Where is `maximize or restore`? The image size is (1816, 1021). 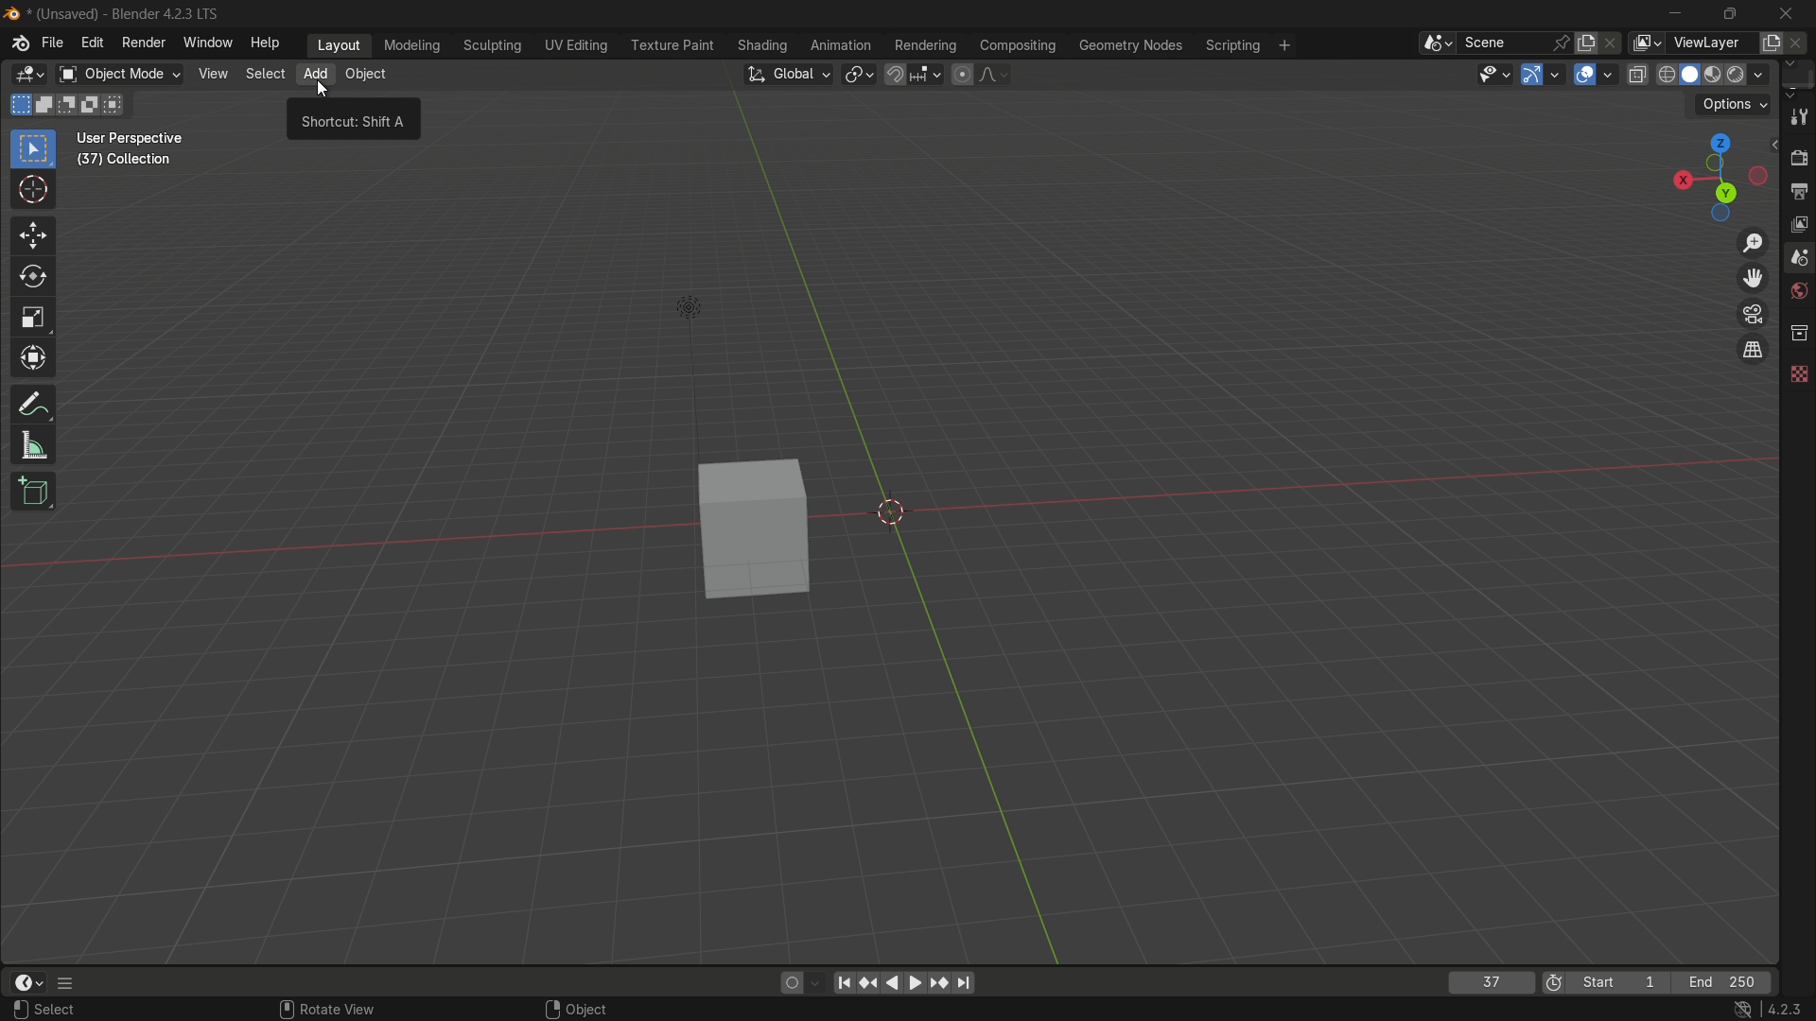 maximize or restore is located at coordinates (1728, 14).